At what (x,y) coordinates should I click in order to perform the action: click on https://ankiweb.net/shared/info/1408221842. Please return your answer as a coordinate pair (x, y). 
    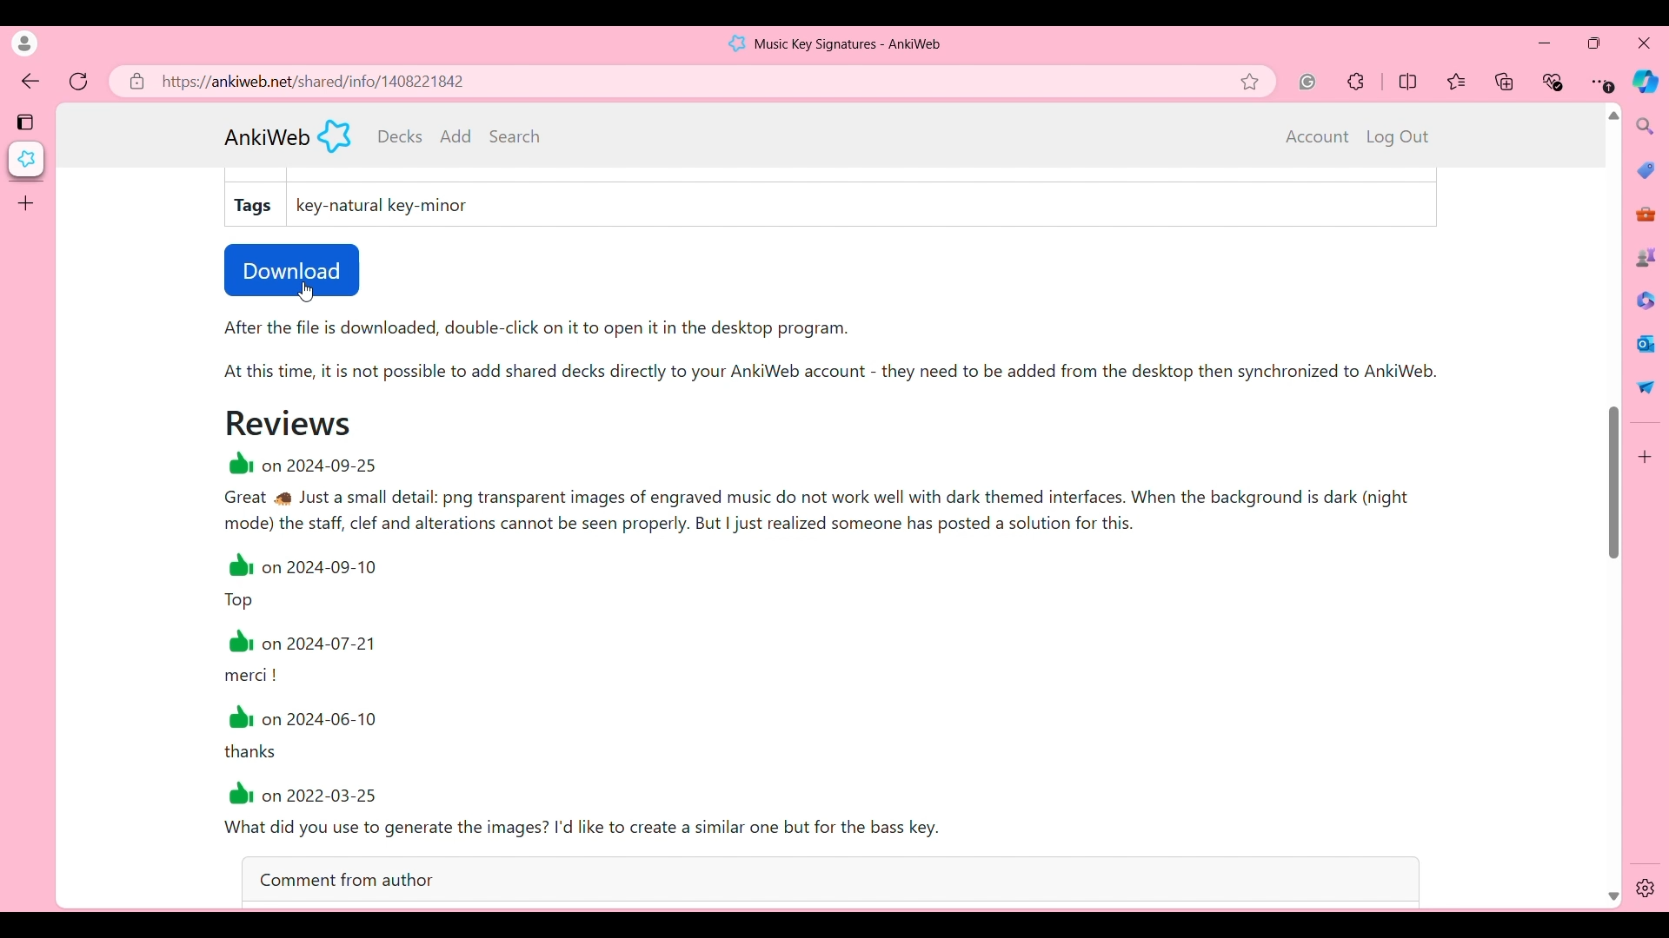
    Looking at the image, I should click on (315, 82).